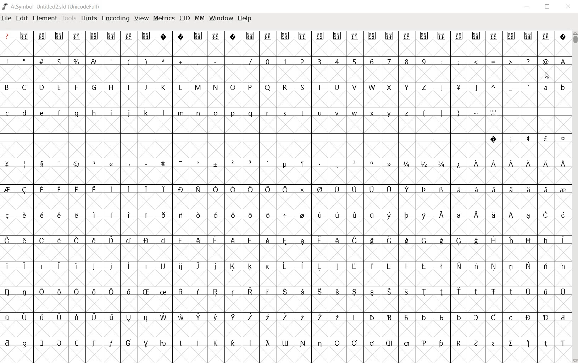 Image resolution: width=578 pixels, height=363 pixels. Describe the element at coordinates (117, 19) in the screenshot. I see `ENCODING` at that location.